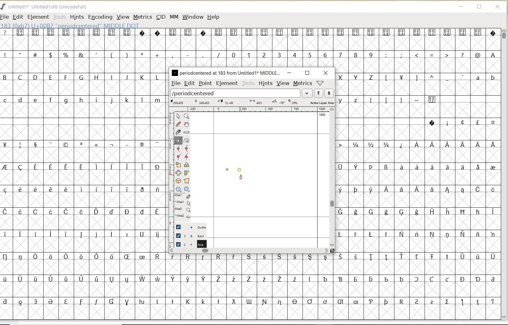 The image size is (508, 325). What do you see at coordinates (357, 77) in the screenshot?
I see `uppercase letters` at bounding box center [357, 77].